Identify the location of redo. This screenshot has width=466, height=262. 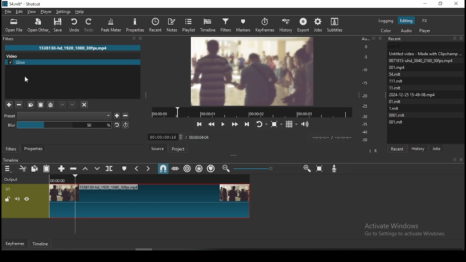
(90, 25).